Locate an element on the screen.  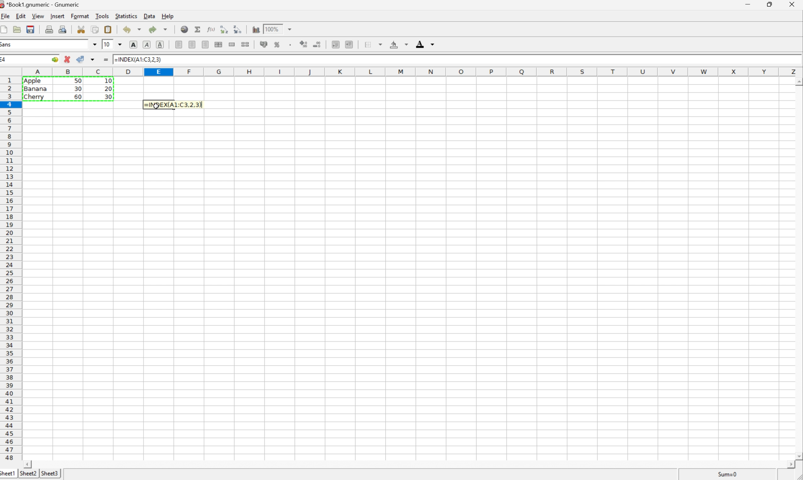
save is located at coordinates (17, 28).